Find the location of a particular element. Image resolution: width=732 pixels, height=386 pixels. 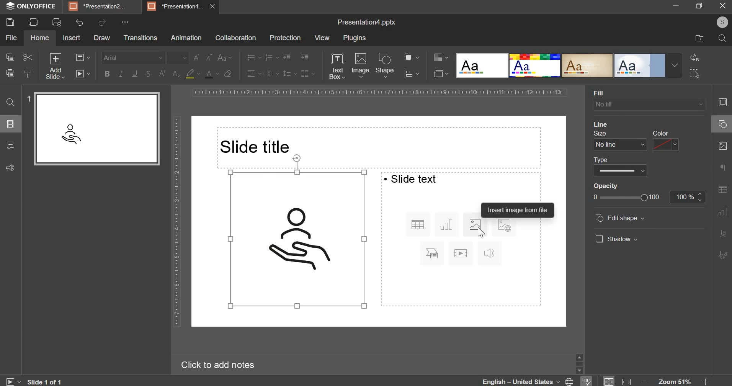

close is located at coordinates (722, 5).